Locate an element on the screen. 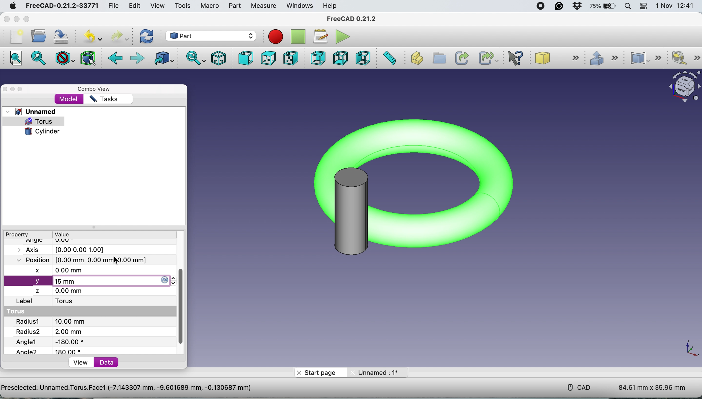  maximise is located at coordinates (21, 89).